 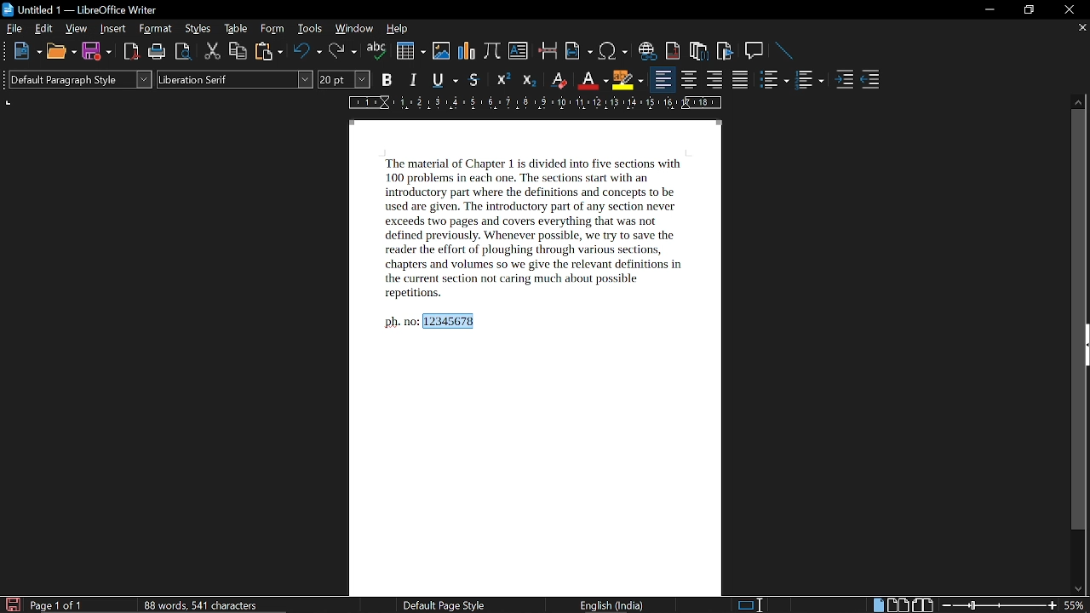 I want to click on table, so click(x=237, y=30).